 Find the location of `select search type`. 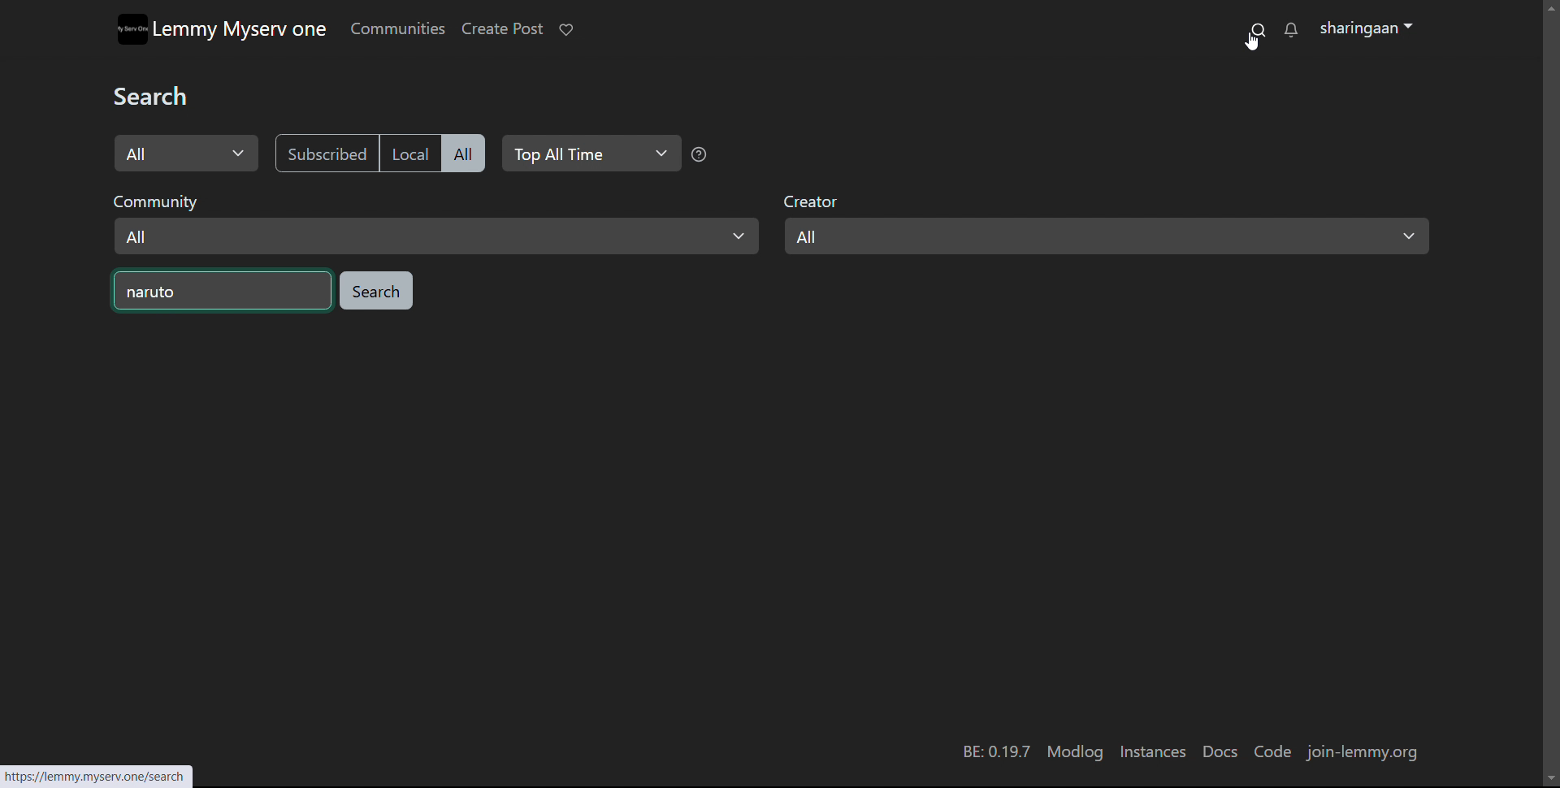

select search type is located at coordinates (187, 153).